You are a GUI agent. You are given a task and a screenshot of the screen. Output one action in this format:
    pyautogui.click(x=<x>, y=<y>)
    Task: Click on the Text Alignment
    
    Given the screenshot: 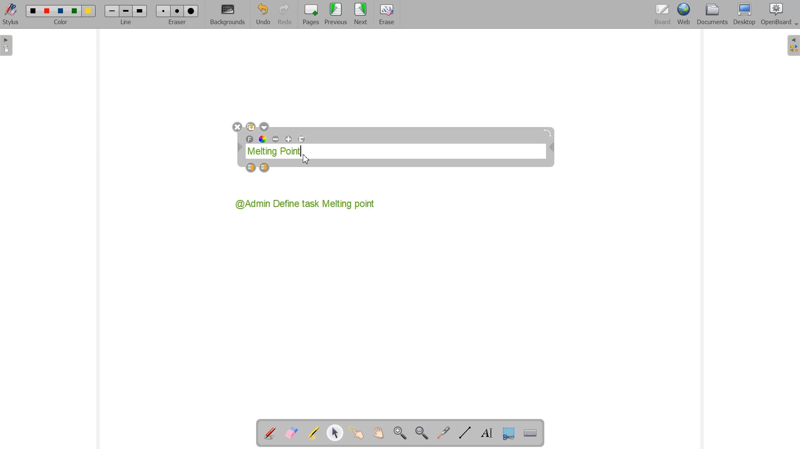 What is the action you would take?
    pyautogui.click(x=301, y=140)
    